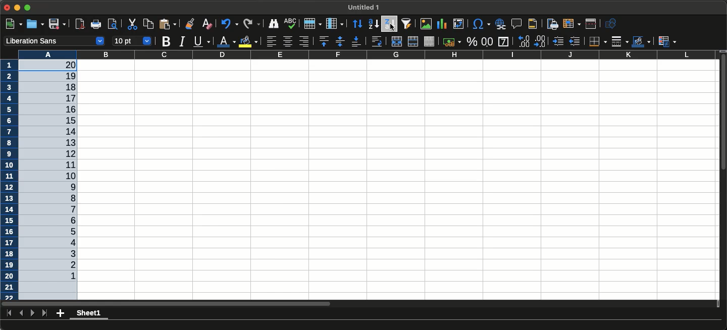  Describe the element at coordinates (551, 24) in the screenshot. I see `Define print area` at that location.